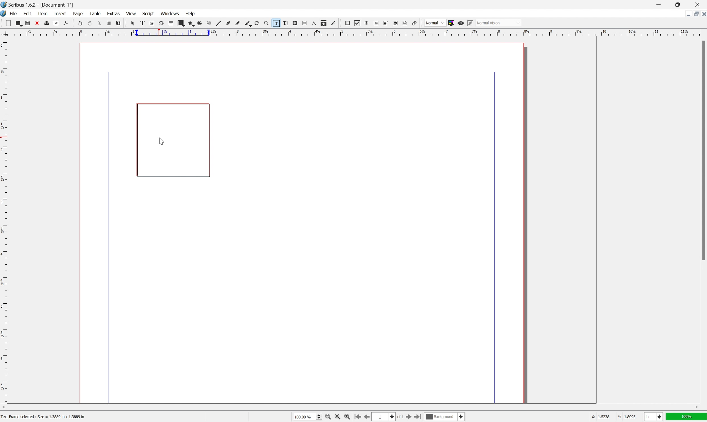 This screenshot has width=707, height=422. What do you see at coordinates (266, 23) in the screenshot?
I see `zoom in zoom out` at bounding box center [266, 23].